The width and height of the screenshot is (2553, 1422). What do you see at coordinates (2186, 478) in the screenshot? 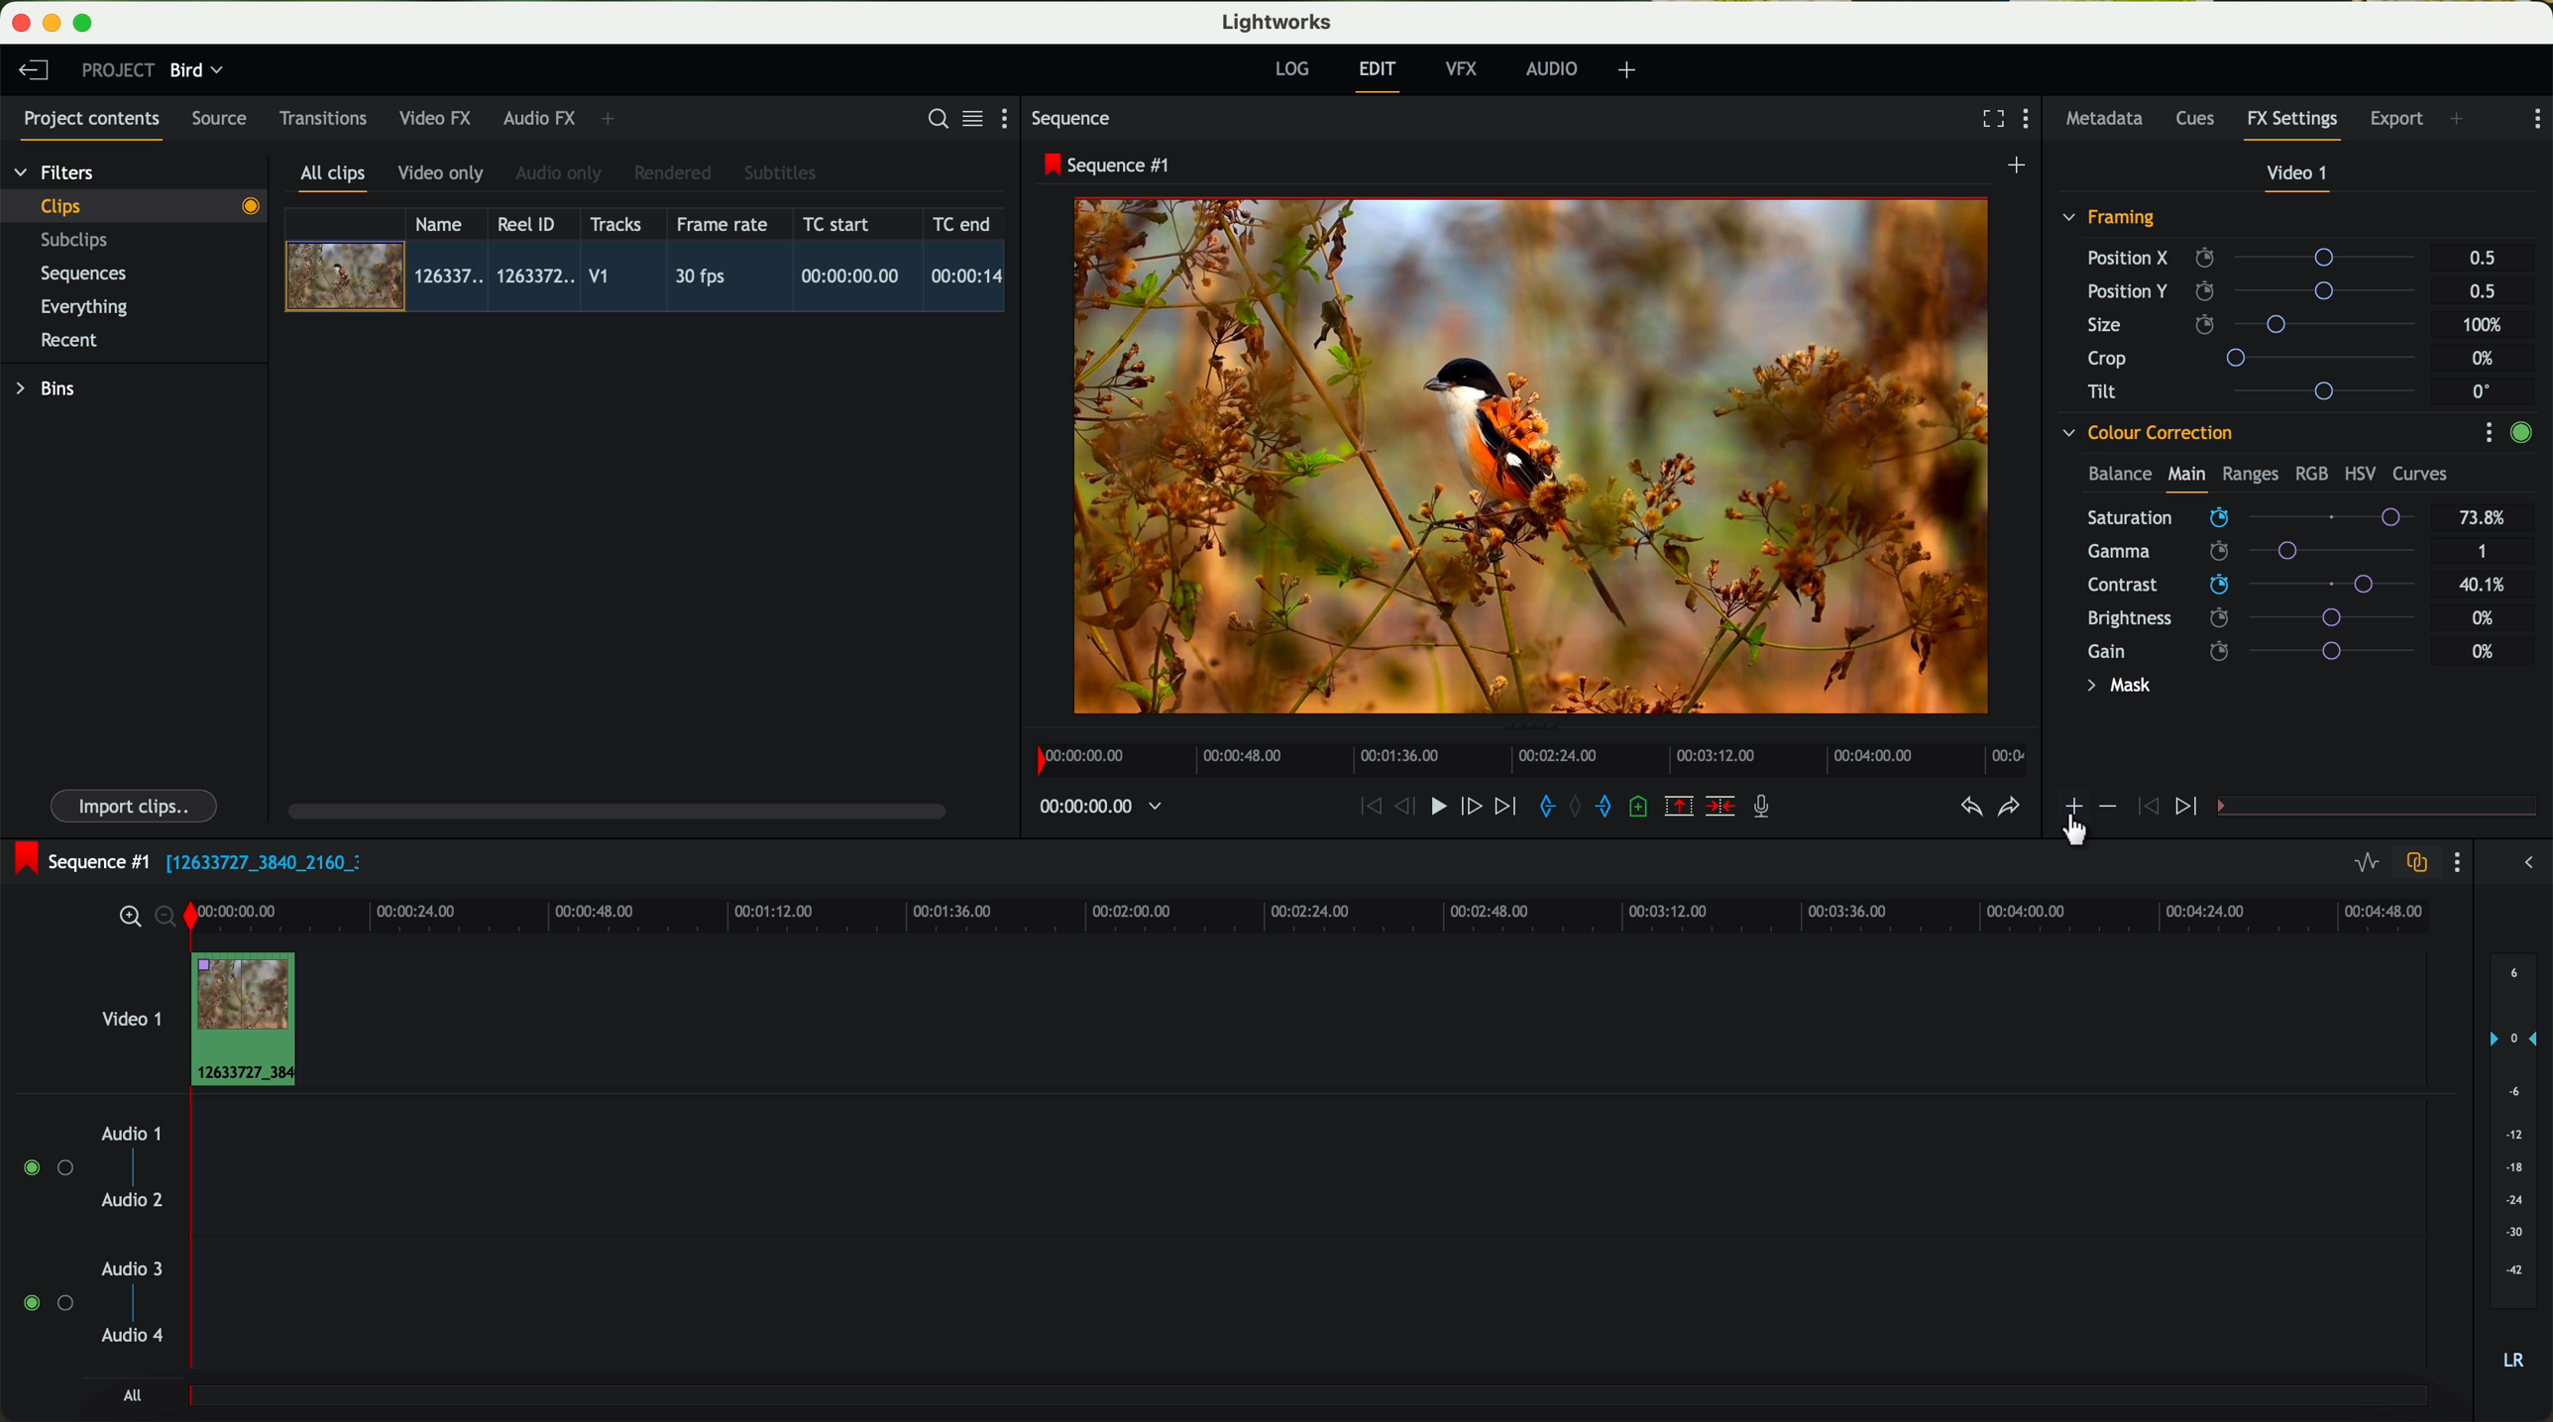
I see `main` at bounding box center [2186, 478].